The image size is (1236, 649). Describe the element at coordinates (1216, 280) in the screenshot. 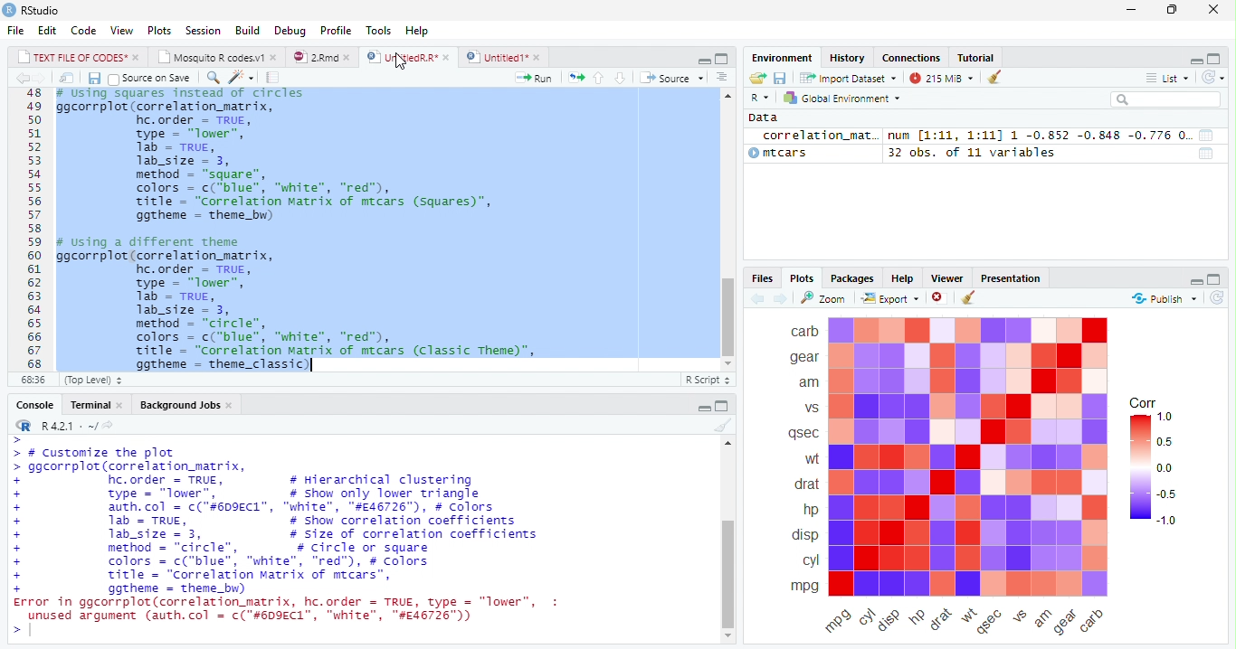

I see `hide console` at that location.